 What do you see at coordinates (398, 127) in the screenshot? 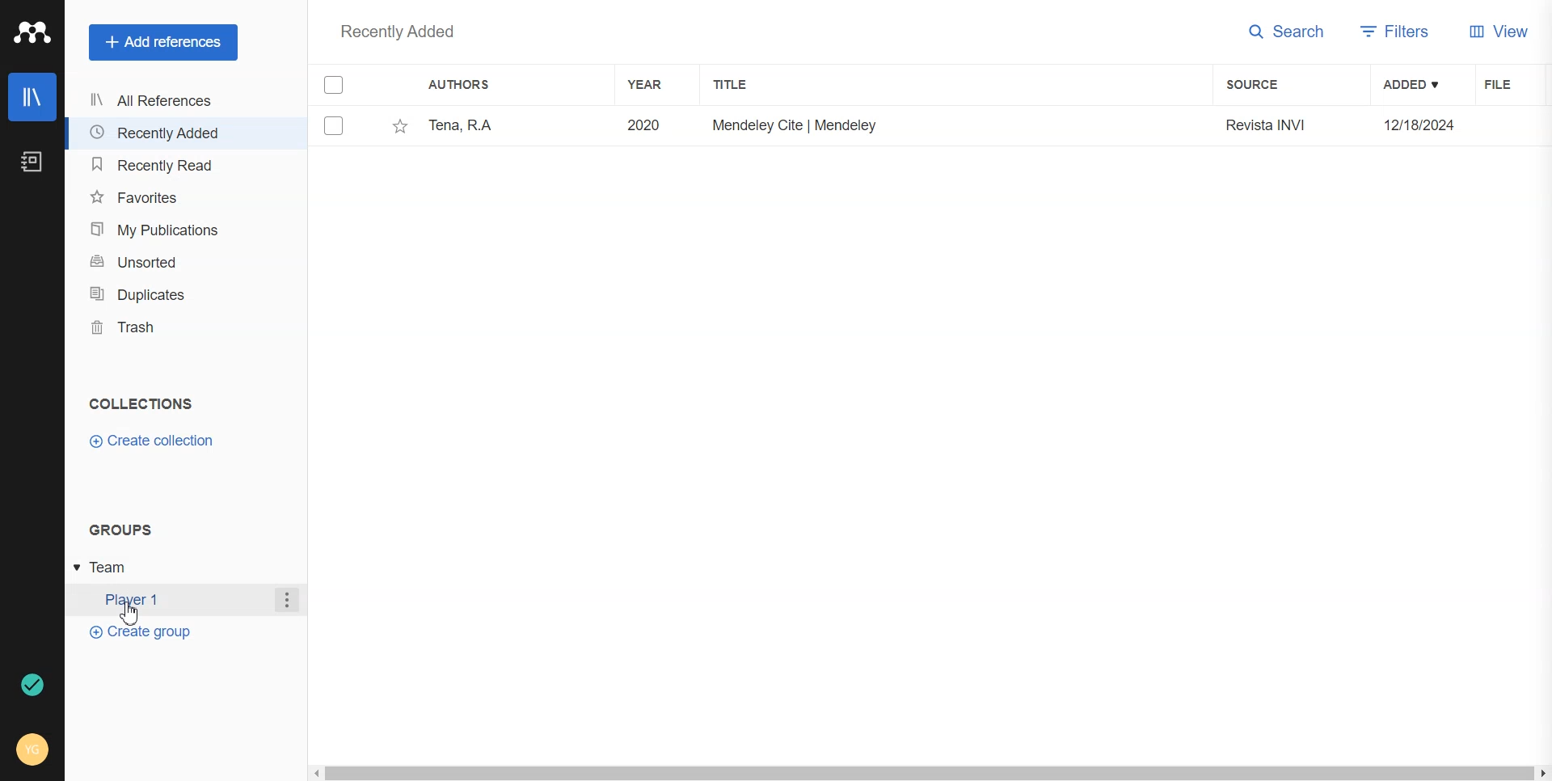
I see `mark star` at bounding box center [398, 127].